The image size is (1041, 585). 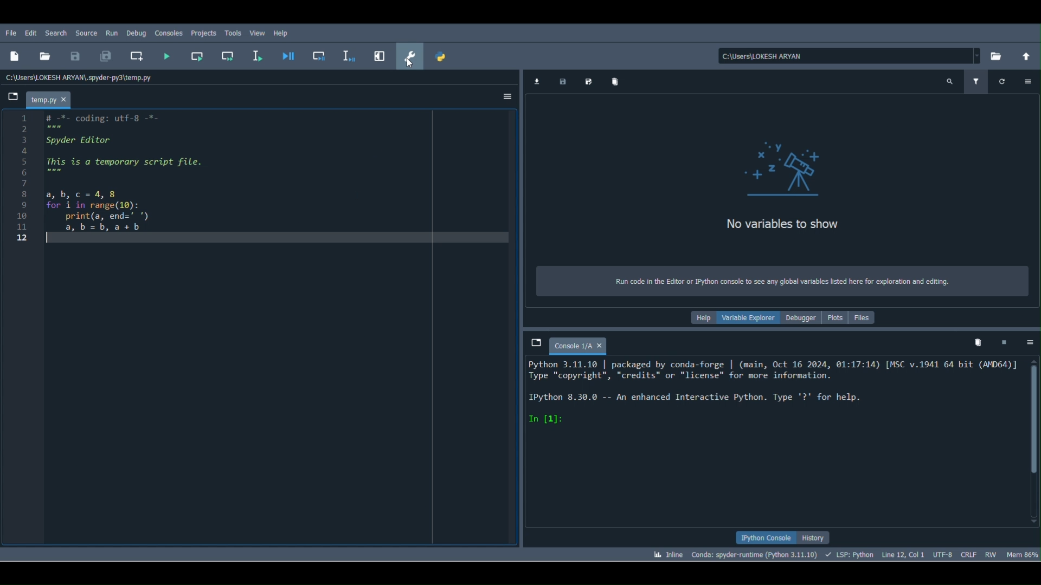 What do you see at coordinates (699, 318) in the screenshot?
I see `Help` at bounding box center [699, 318].